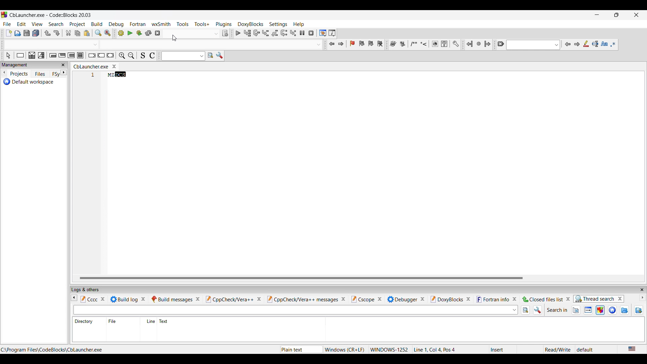 The image size is (647, 364). What do you see at coordinates (32, 55) in the screenshot?
I see `Decision` at bounding box center [32, 55].